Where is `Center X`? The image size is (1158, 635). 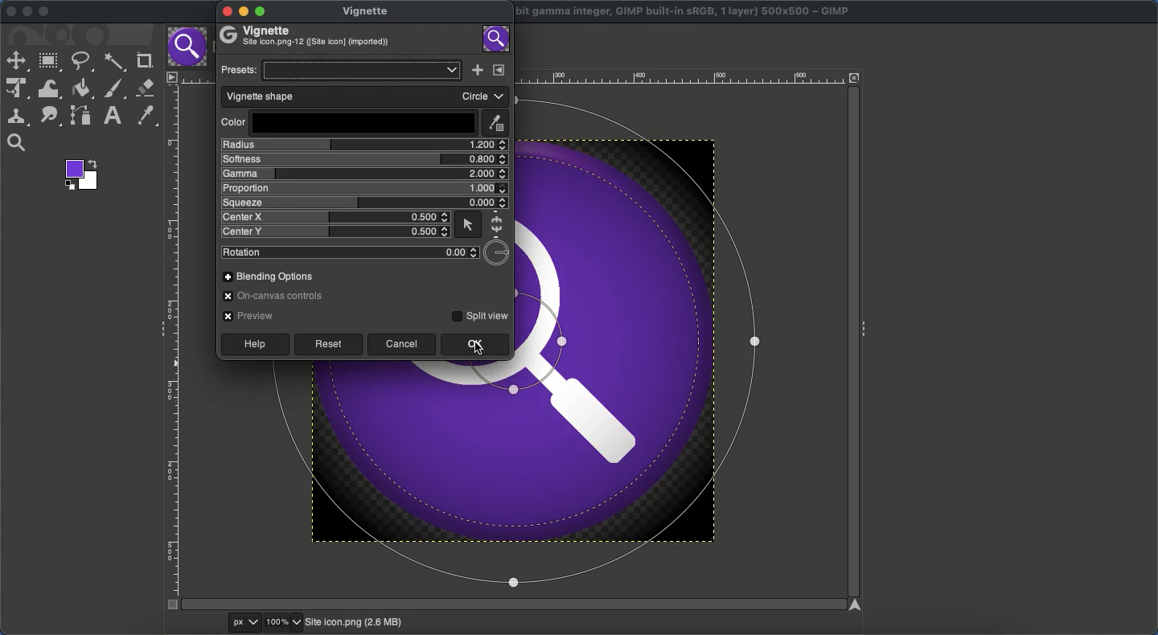 Center X is located at coordinates (336, 217).